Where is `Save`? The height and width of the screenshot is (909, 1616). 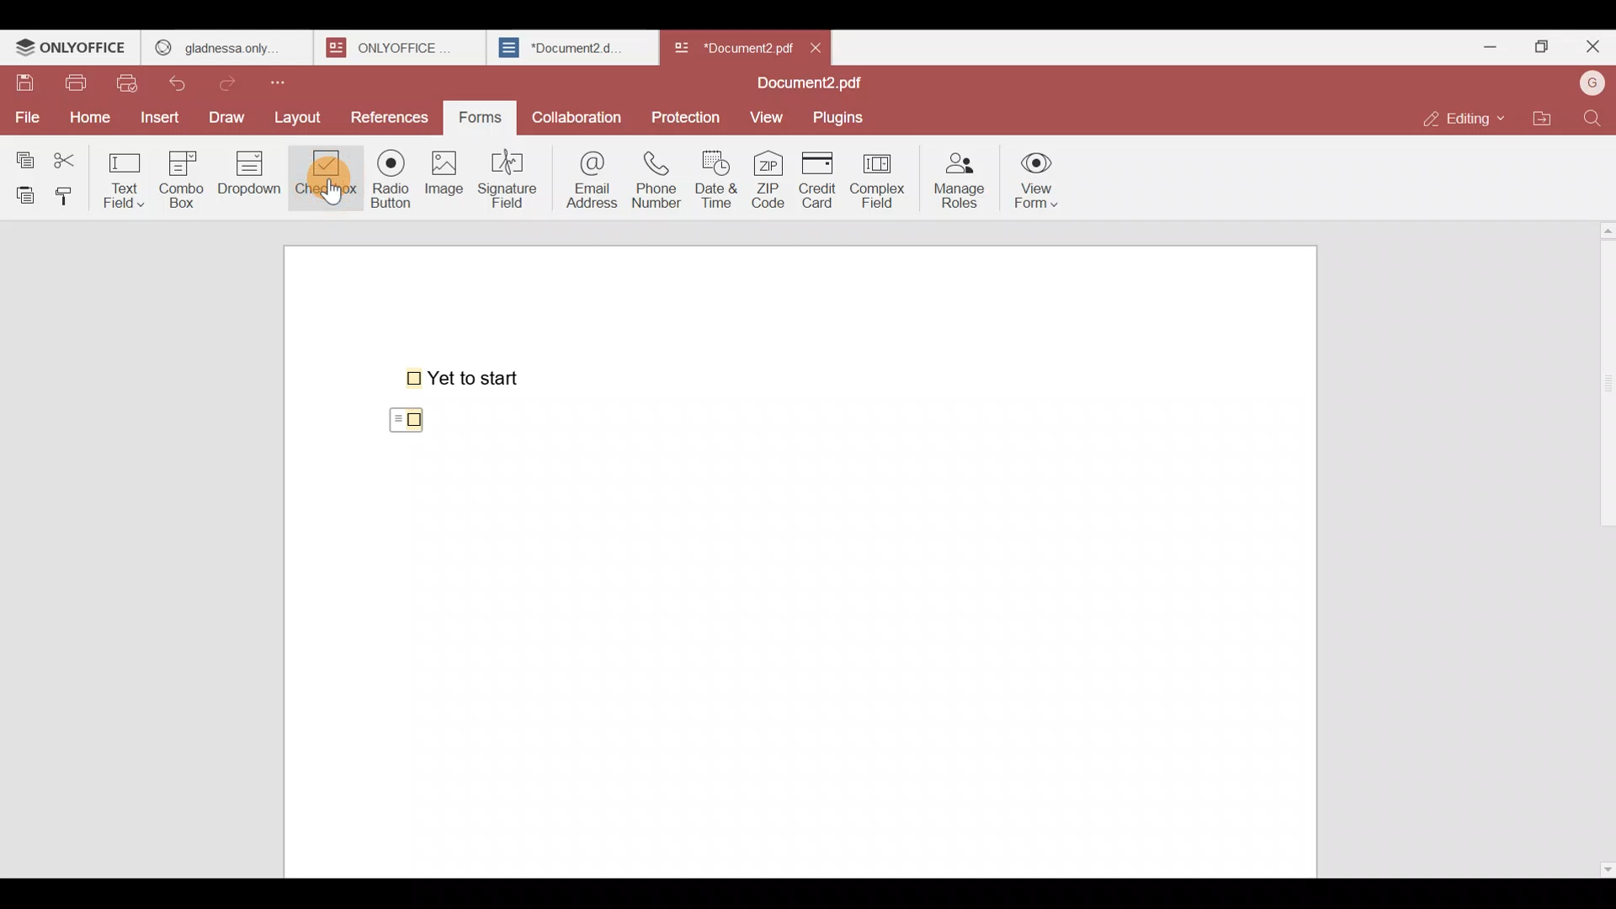
Save is located at coordinates (24, 83).